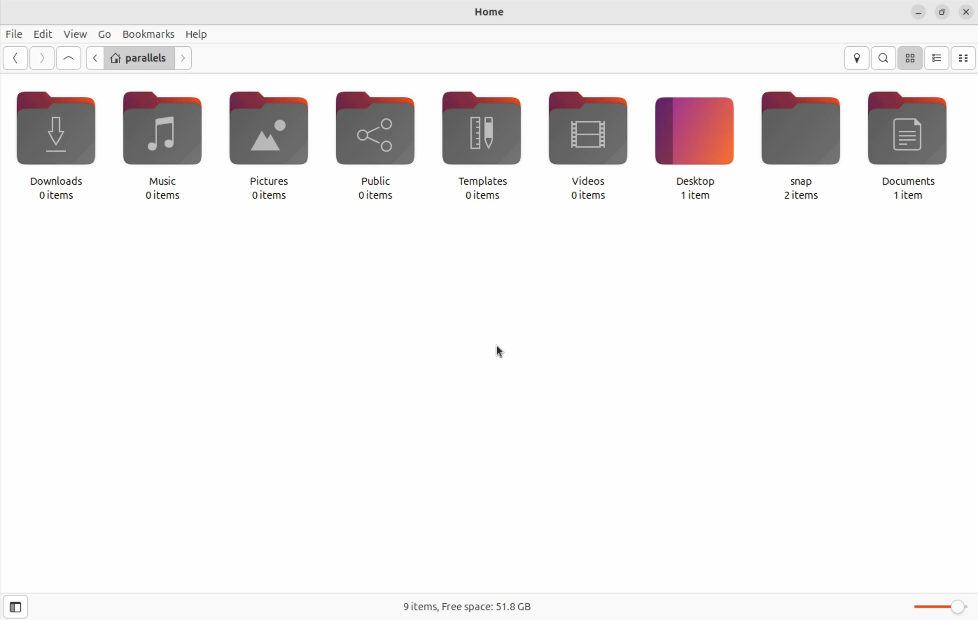 This screenshot has width=978, height=620. I want to click on home, so click(492, 11).